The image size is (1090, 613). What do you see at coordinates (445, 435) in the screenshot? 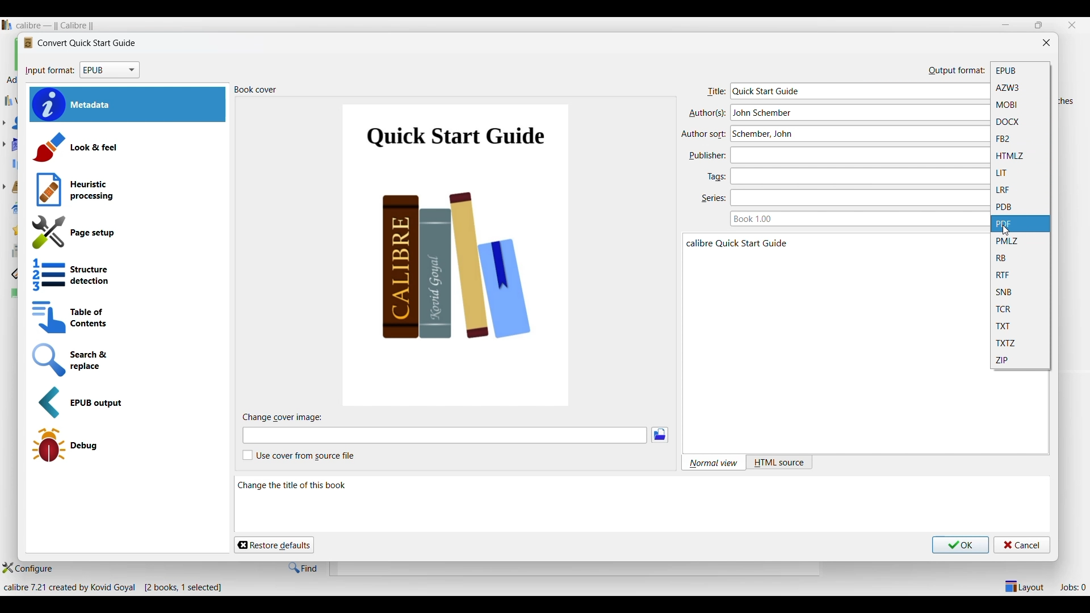
I see `Type in cover image file` at bounding box center [445, 435].